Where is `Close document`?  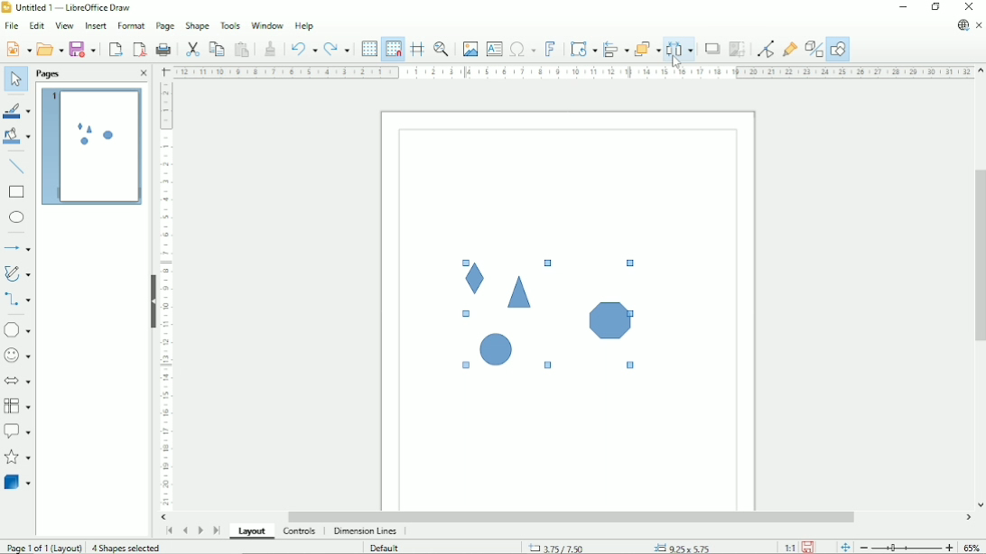 Close document is located at coordinates (980, 26).